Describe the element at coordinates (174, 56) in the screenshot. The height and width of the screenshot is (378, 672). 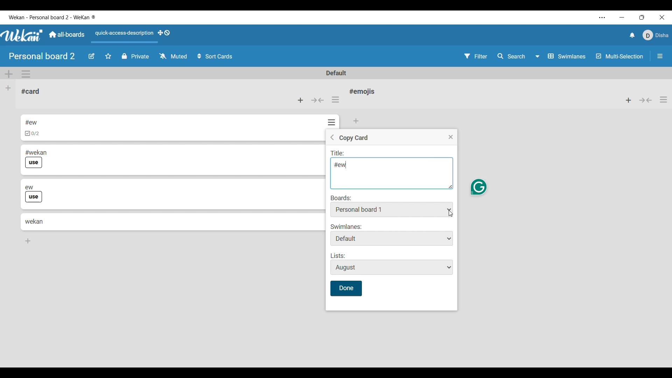
I see `Watch options` at that location.